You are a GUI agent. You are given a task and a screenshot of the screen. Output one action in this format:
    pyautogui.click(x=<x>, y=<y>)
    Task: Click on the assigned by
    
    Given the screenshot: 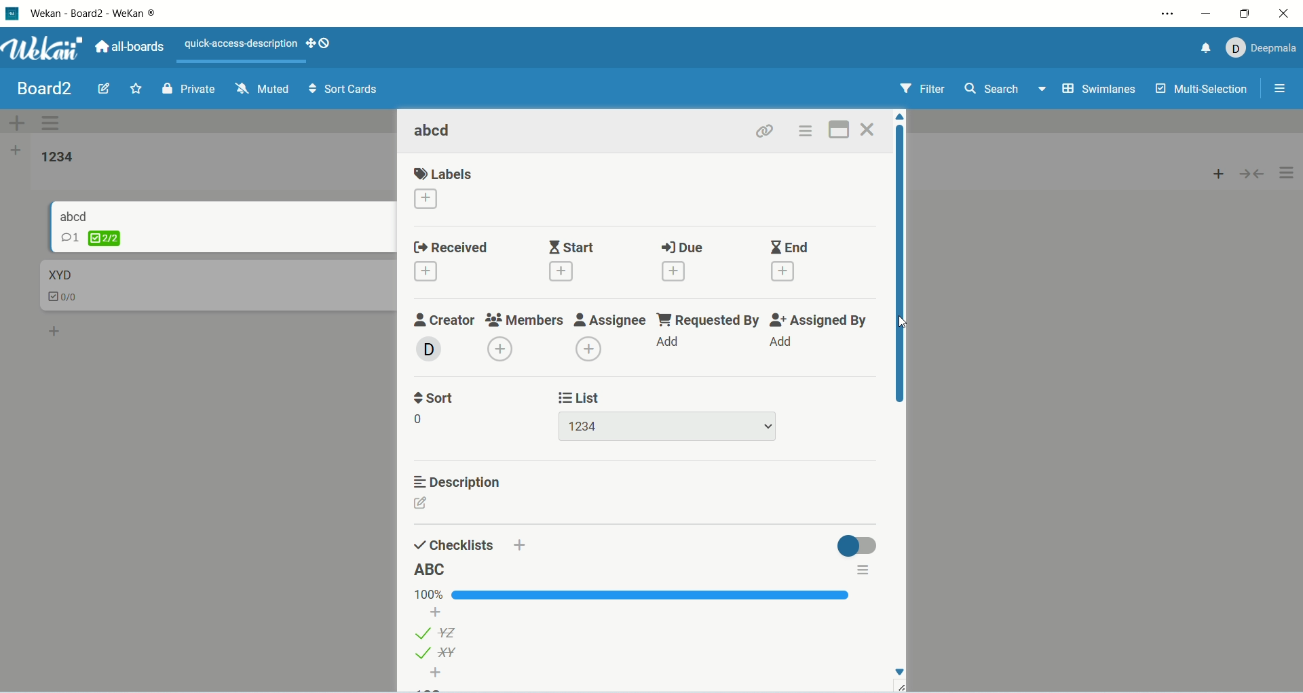 What is the action you would take?
    pyautogui.click(x=819, y=320)
    